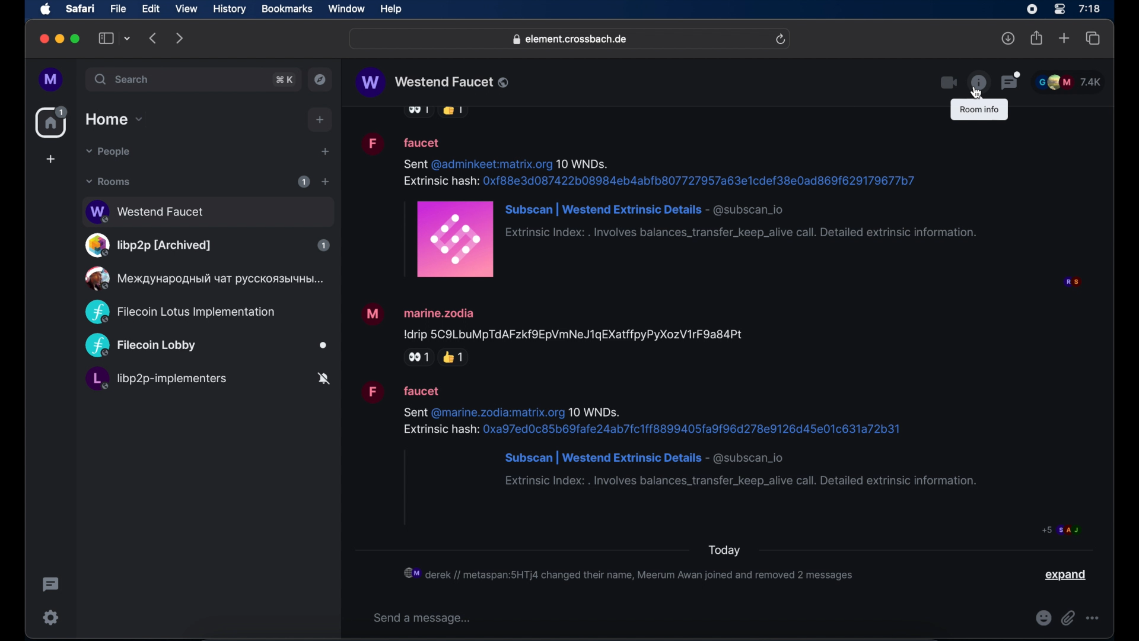 This screenshot has height=641, width=1139. I want to click on send a message, so click(424, 618).